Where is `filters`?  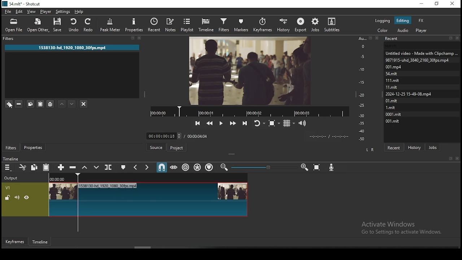
filters is located at coordinates (11, 147).